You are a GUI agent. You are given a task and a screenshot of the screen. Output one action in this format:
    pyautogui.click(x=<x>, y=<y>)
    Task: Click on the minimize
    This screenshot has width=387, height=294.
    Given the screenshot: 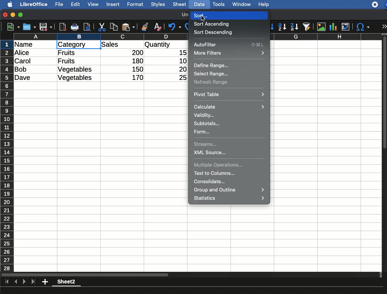 What is the action you would take?
    pyautogui.click(x=13, y=15)
    